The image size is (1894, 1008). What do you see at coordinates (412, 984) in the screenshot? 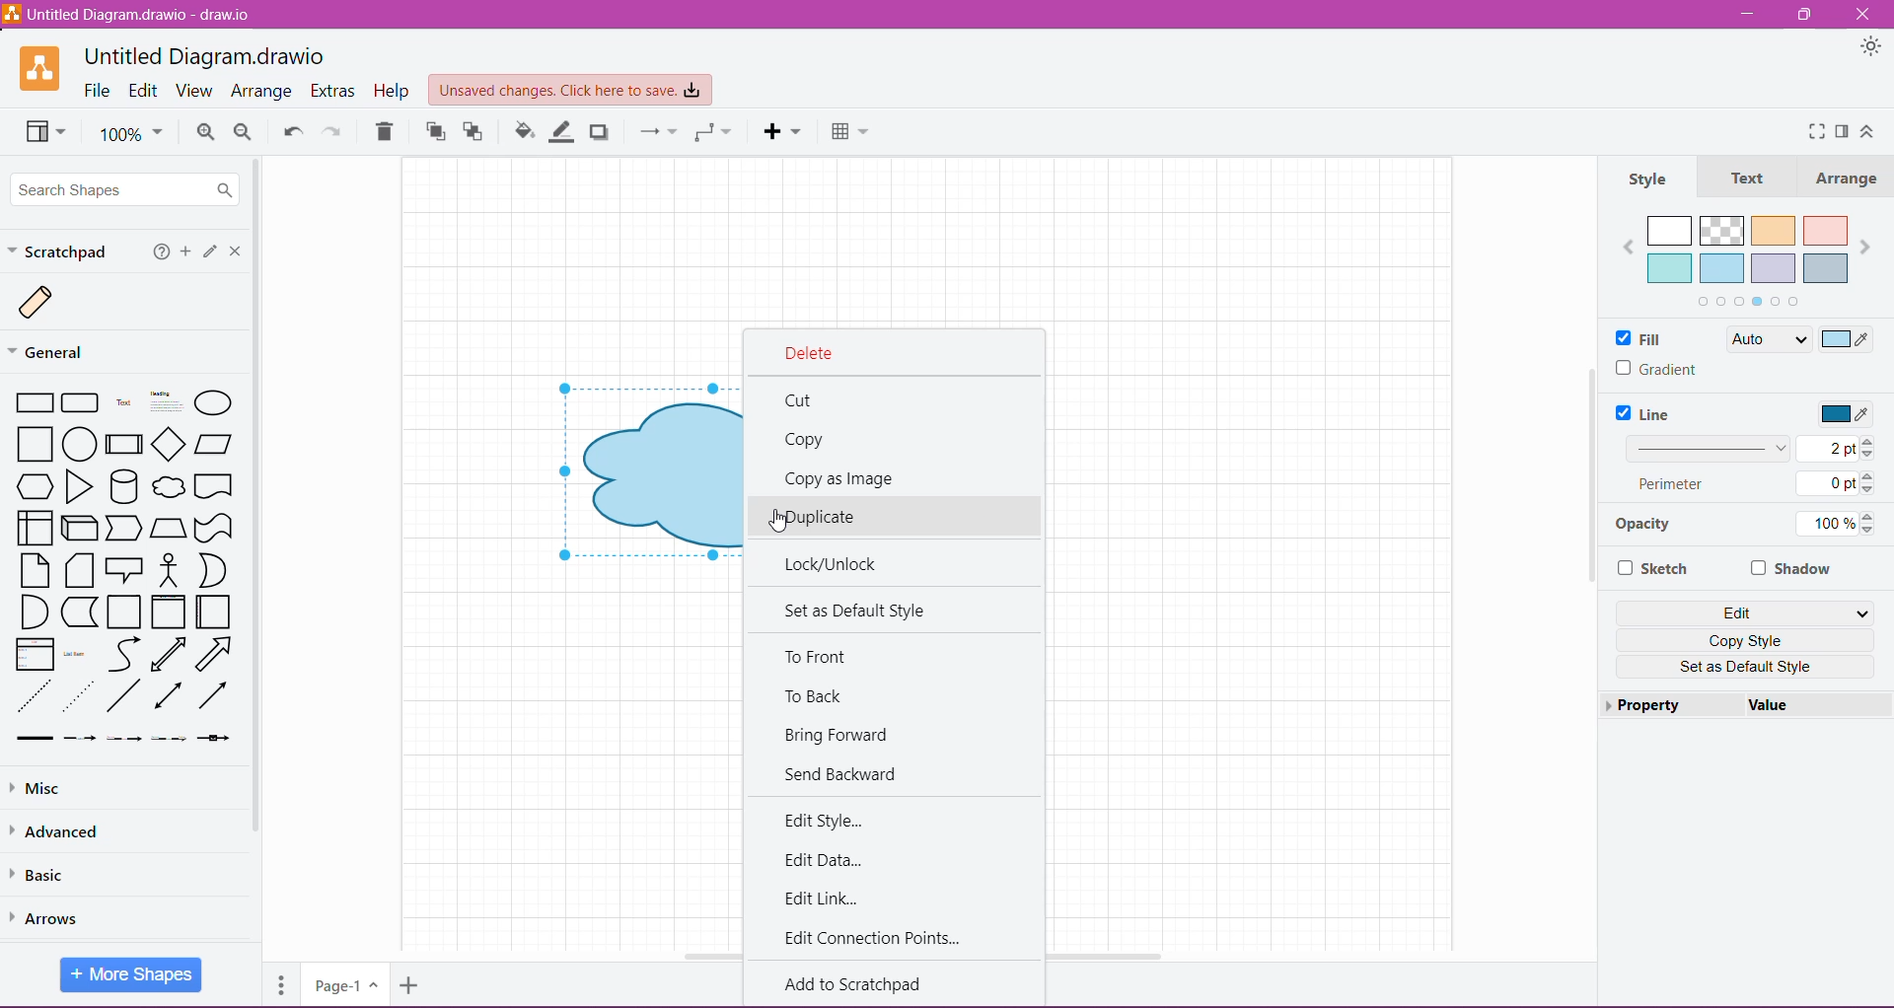
I see `Insert Page` at bounding box center [412, 984].